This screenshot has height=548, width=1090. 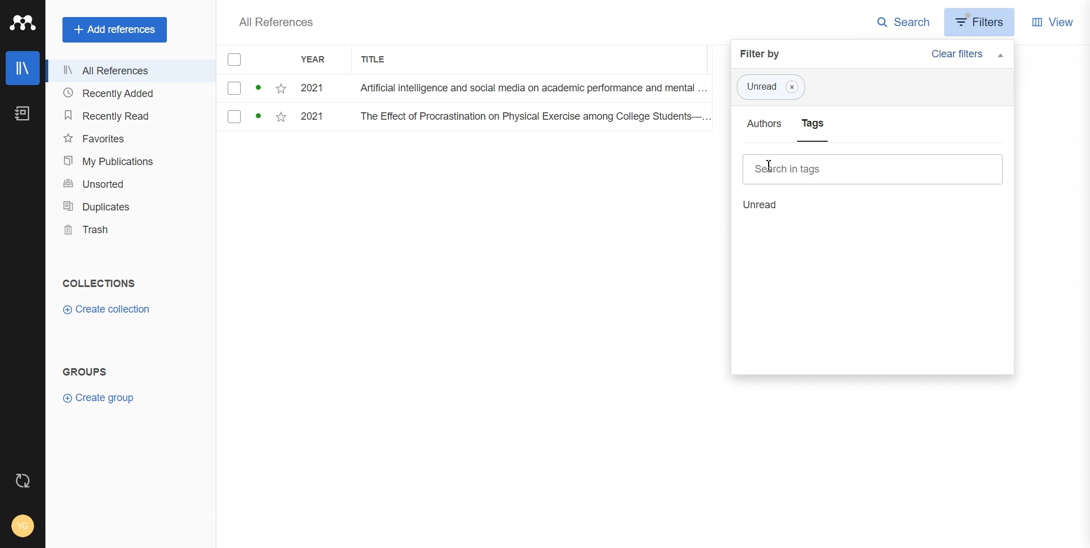 I want to click on All References, so click(x=276, y=22).